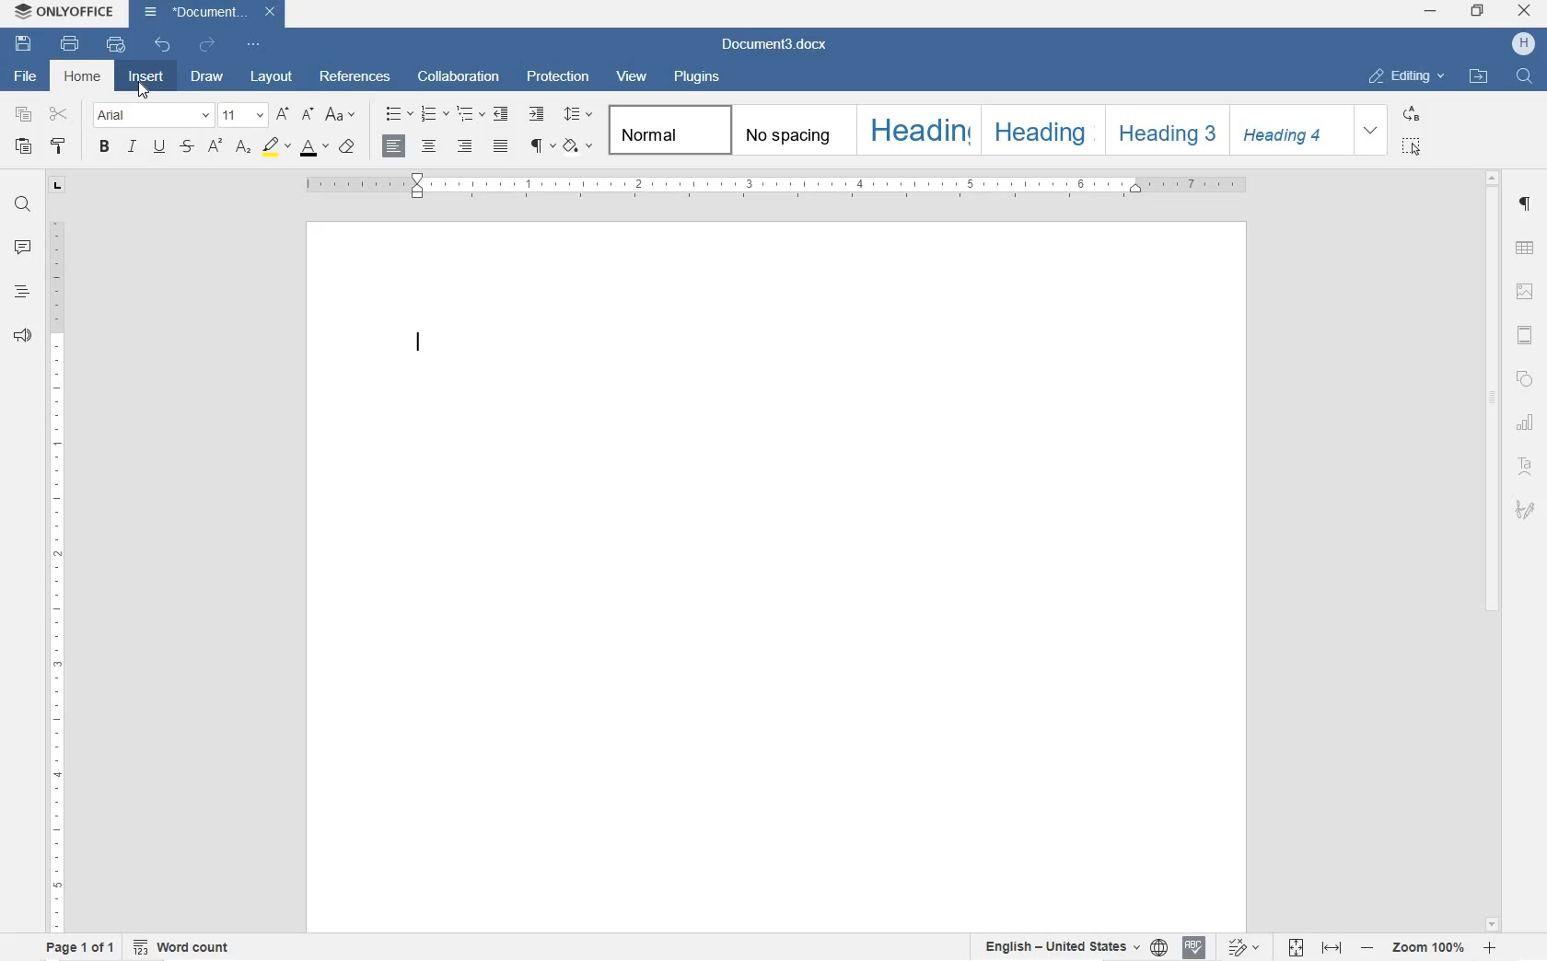 This screenshot has height=961, width=1547. I want to click on NONPRINTING CHARACTERS, so click(540, 145).